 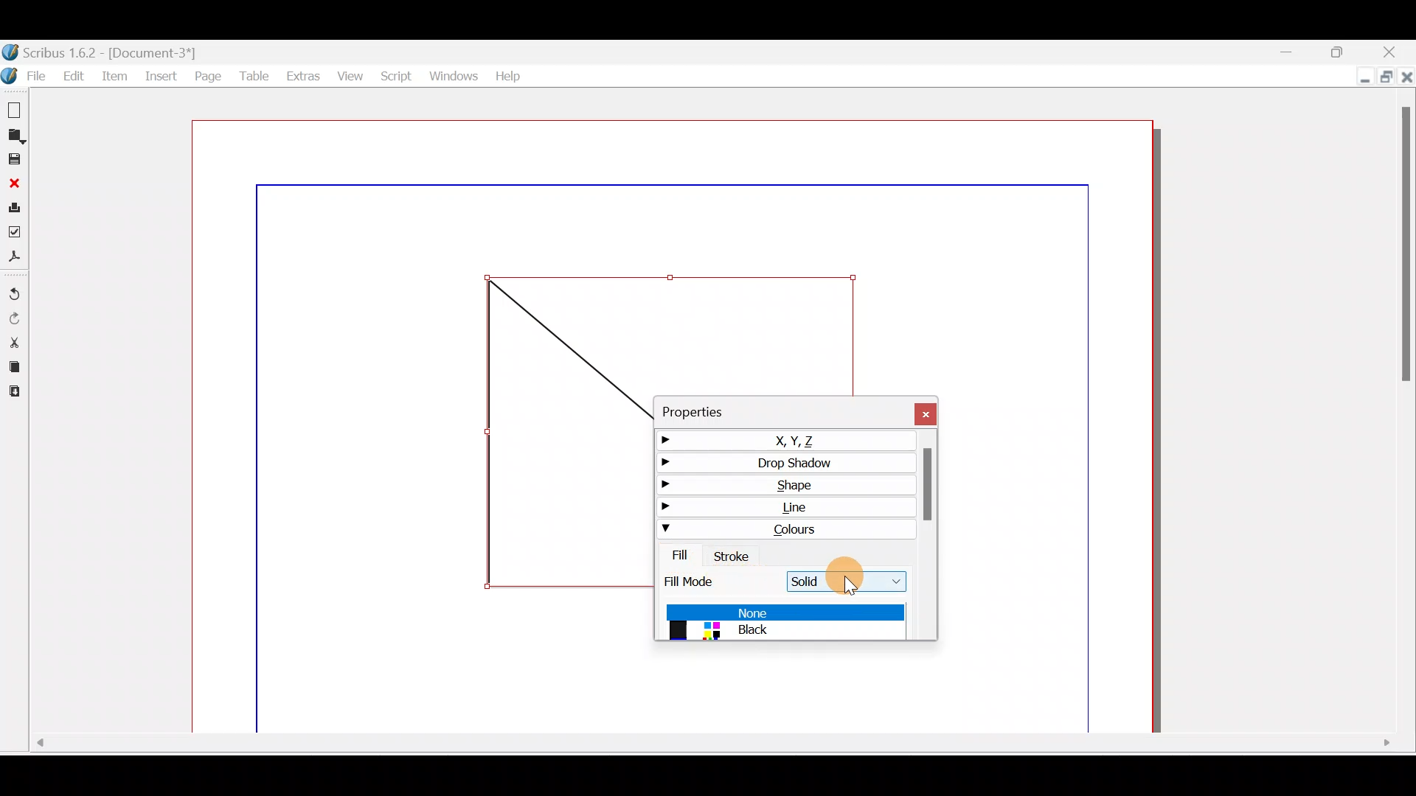 What do you see at coordinates (16, 135) in the screenshot?
I see `Open` at bounding box center [16, 135].